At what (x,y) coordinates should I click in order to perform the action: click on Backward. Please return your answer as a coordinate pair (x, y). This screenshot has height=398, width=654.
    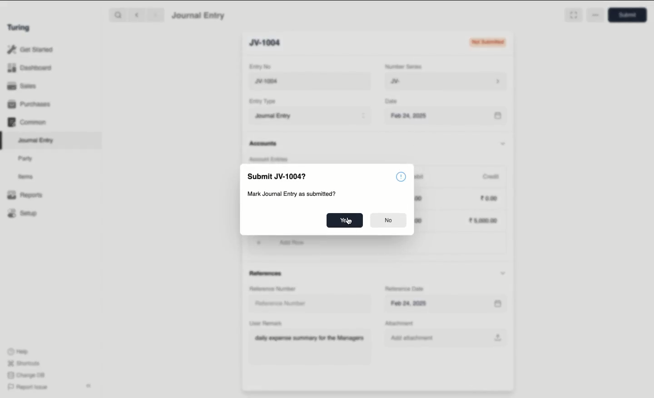
    Looking at the image, I should click on (137, 15).